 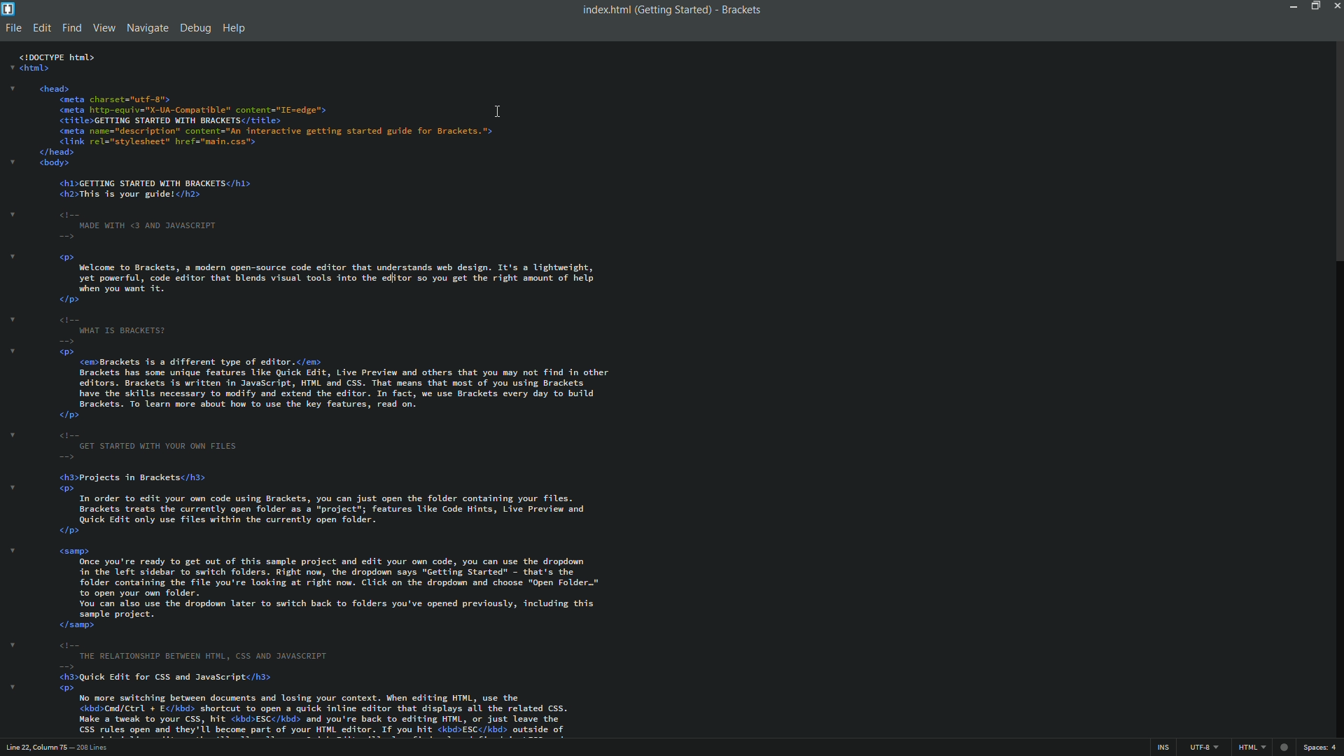 What do you see at coordinates (72, 28) in the screenshot?
I see `find` at bounding box center [72, 28].